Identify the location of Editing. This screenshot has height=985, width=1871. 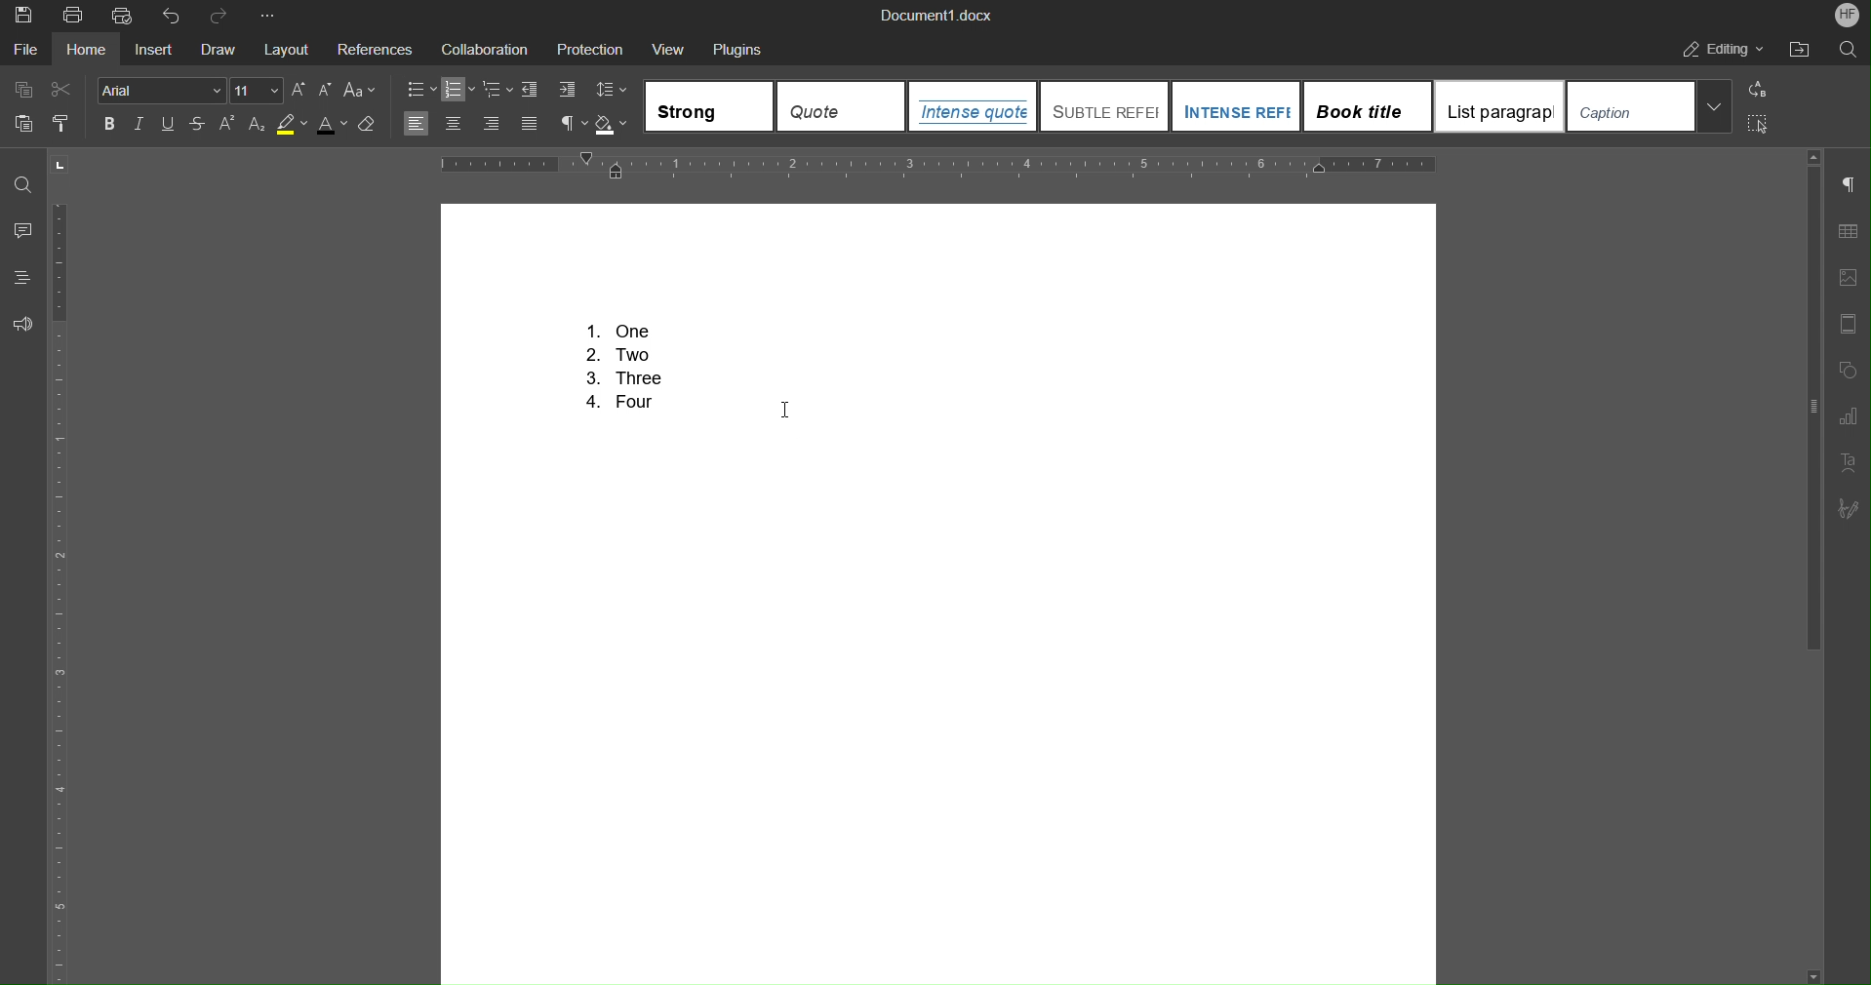
(1718, 48).